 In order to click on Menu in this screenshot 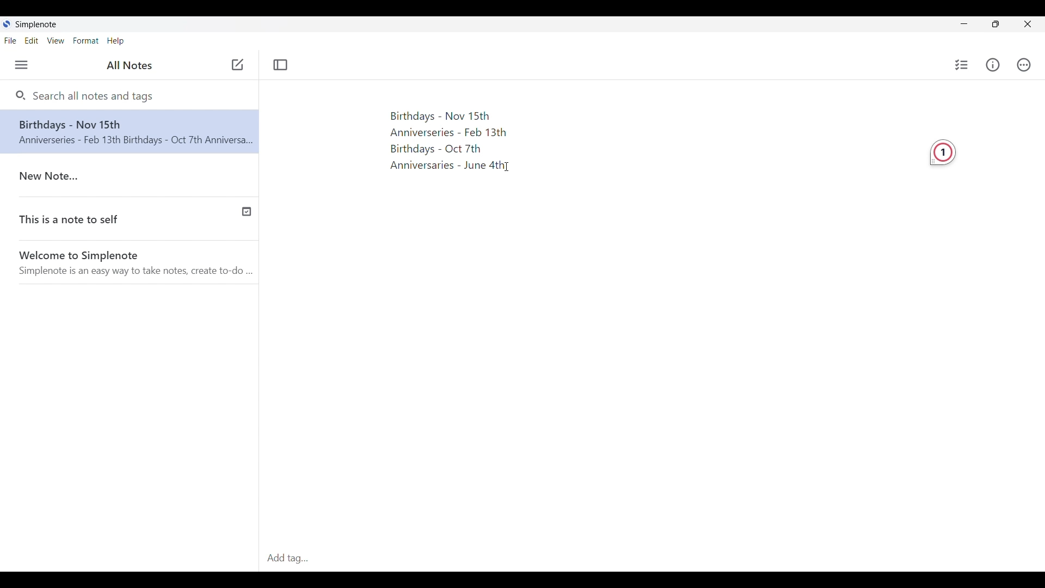, I will do `click(21, 65)`.